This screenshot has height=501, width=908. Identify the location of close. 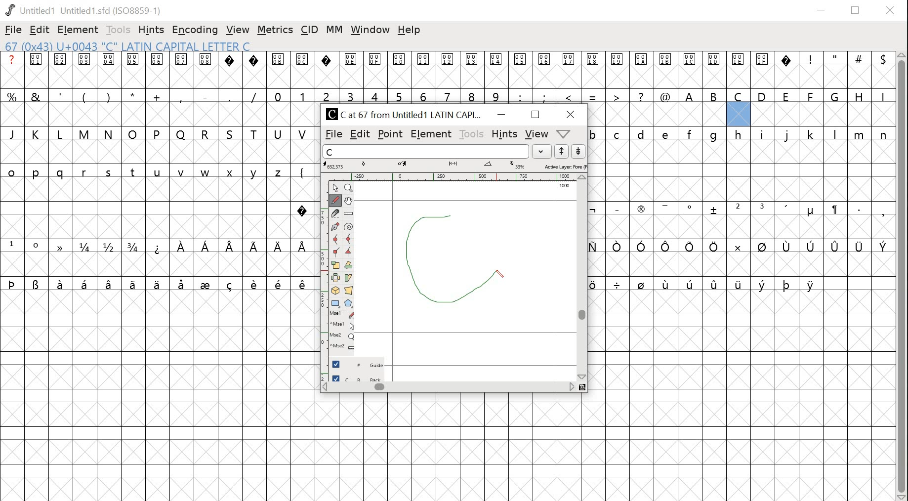
(572, 114).